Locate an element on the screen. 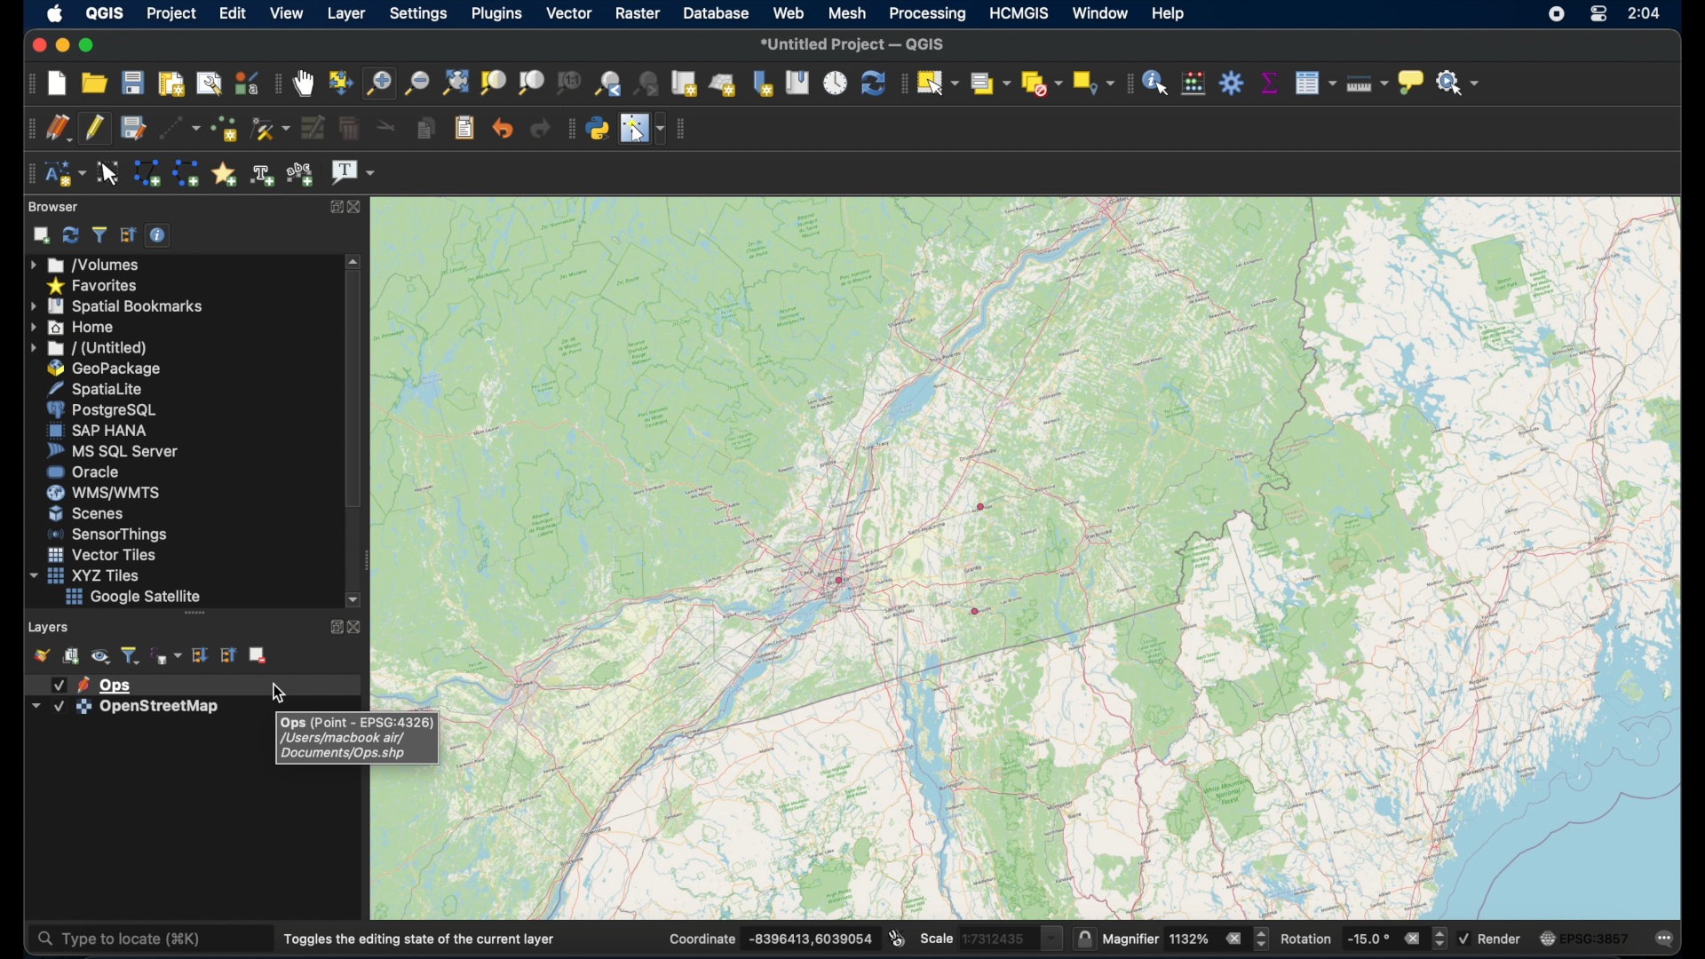 This screenshot has height=959, width=1705. zoom to layer is located at coordinates (529, 83).